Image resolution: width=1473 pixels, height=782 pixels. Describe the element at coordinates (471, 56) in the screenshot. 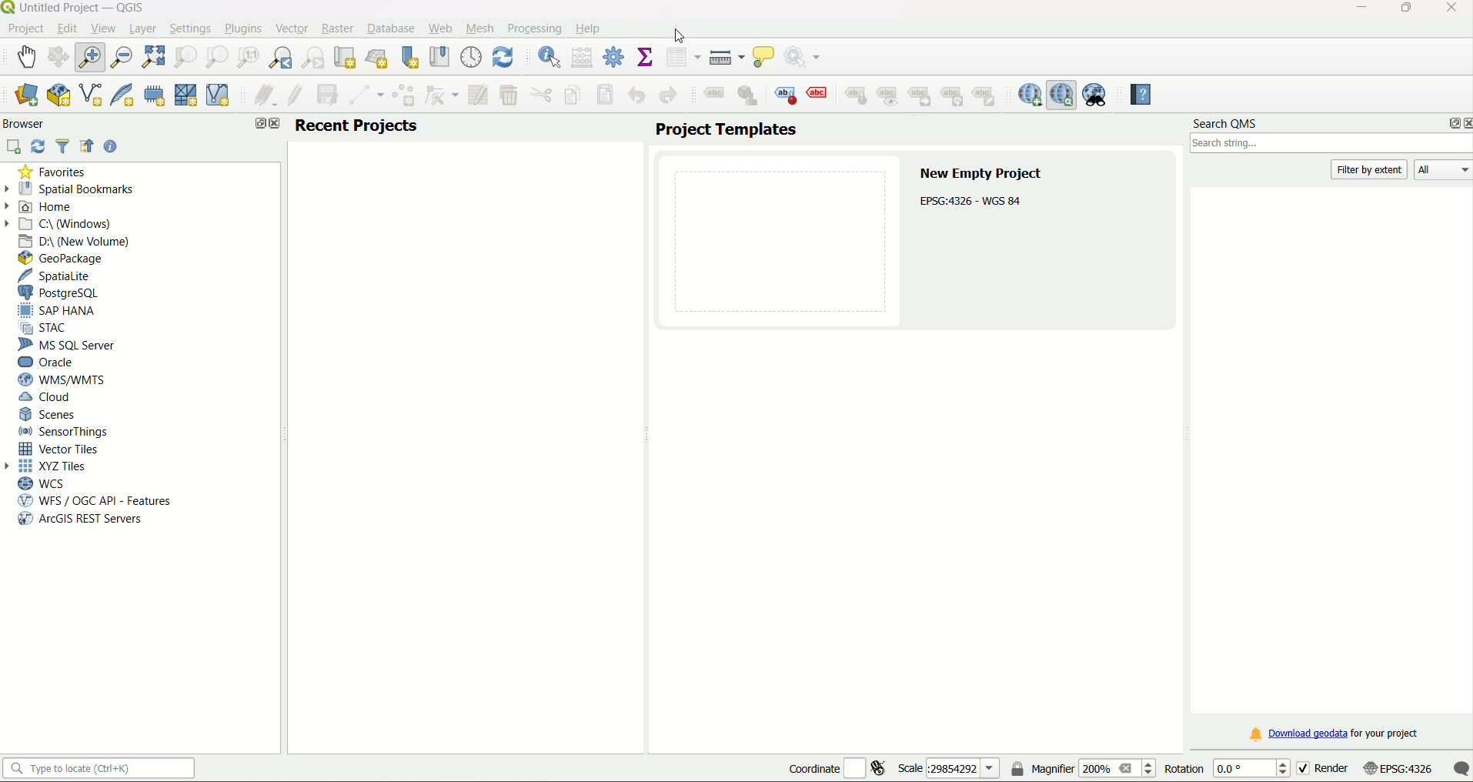

I see `temporal controller panel` at that location.